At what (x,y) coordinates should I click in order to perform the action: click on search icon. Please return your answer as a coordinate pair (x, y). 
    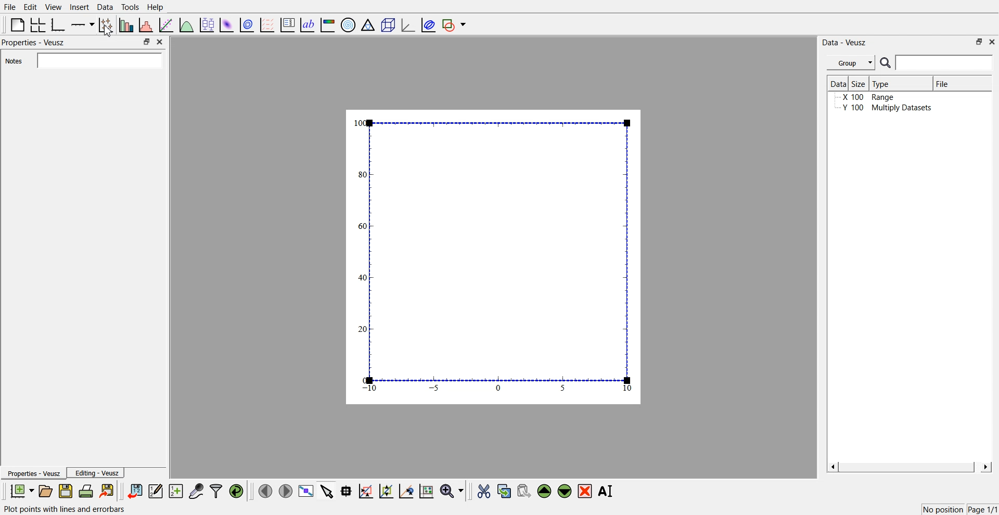
    Looking at the image, I should click on (887, 62).